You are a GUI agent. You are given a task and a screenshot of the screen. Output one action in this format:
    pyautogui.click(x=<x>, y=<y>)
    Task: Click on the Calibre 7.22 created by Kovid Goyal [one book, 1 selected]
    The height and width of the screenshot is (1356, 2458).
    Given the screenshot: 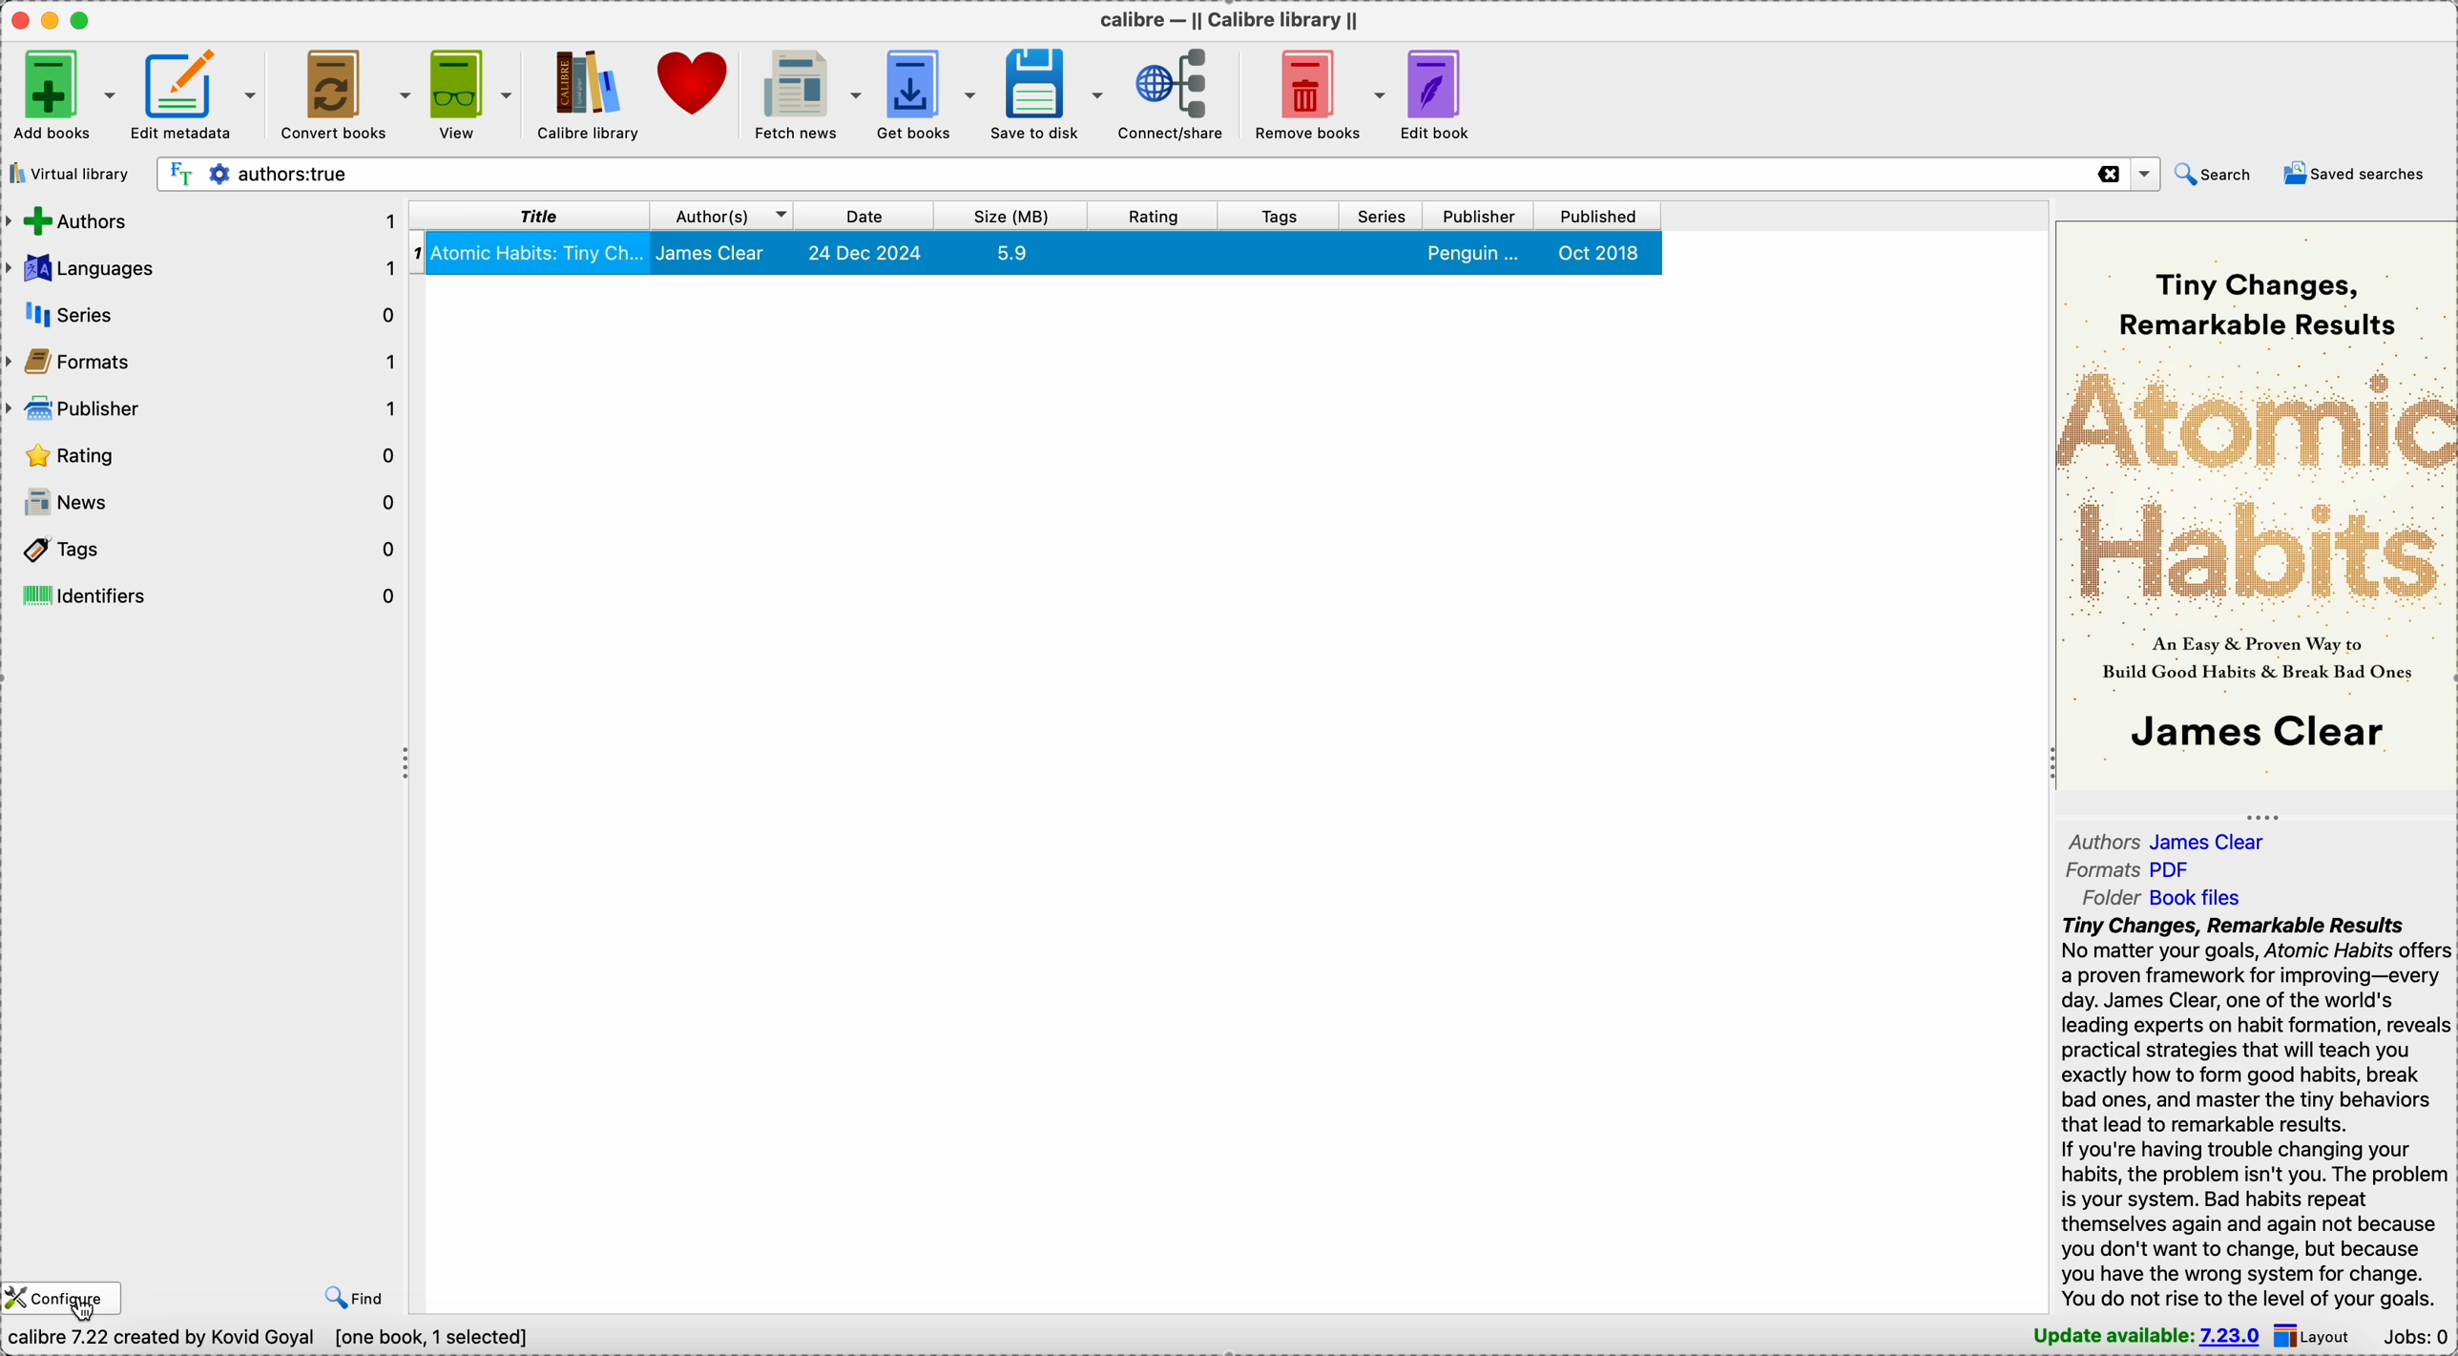 What is the action you would take?
    pyautogui.click(x=266, y=1340)
    